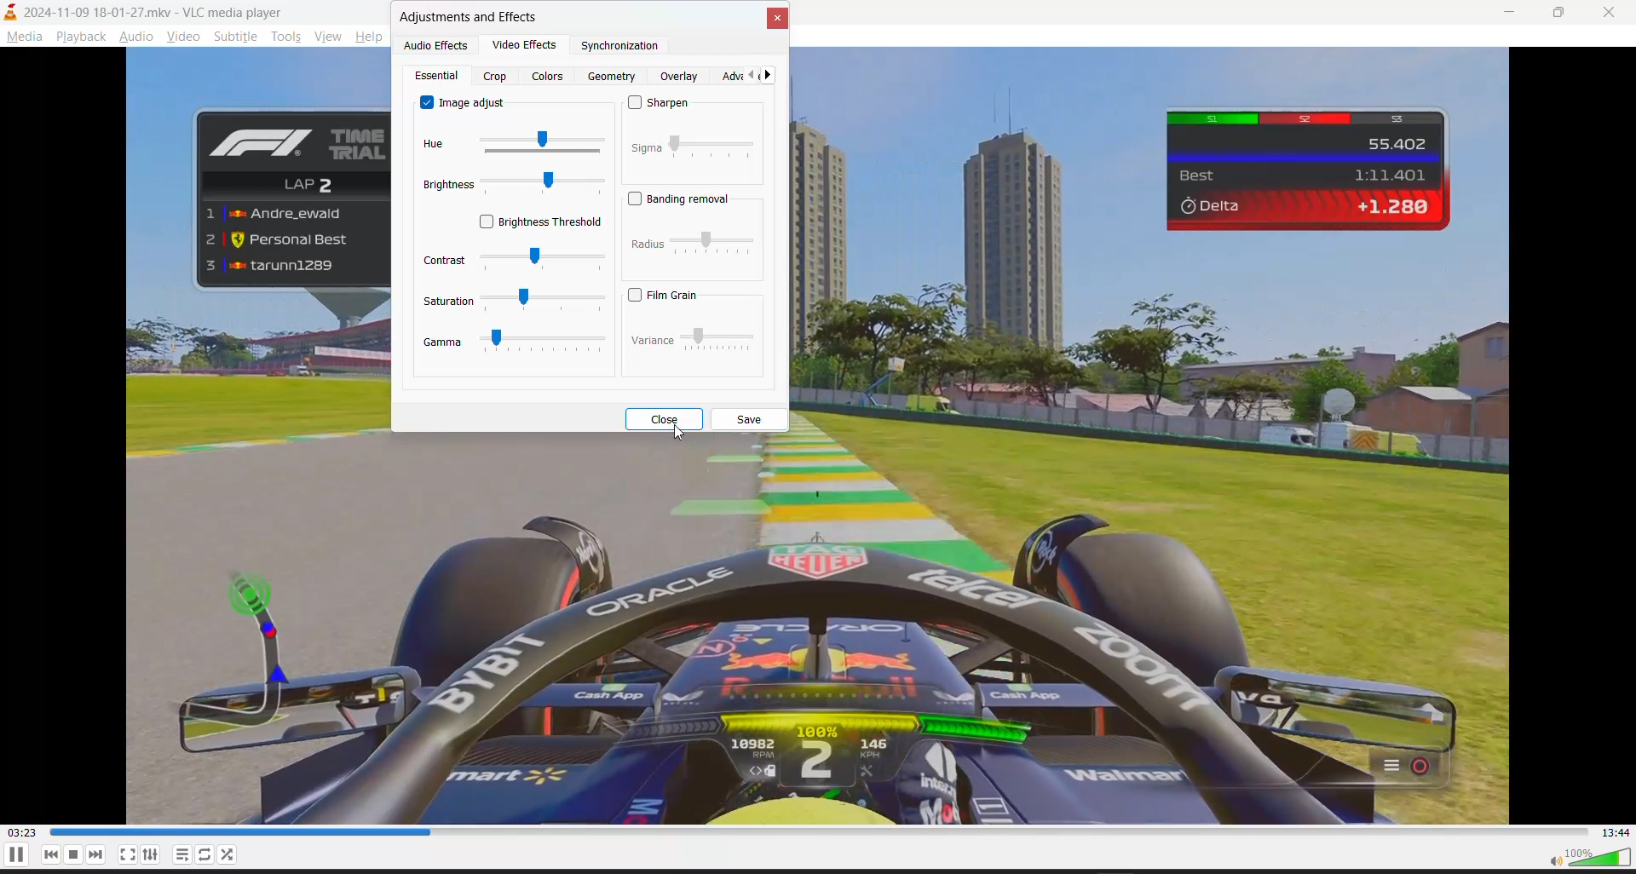 The width and height of the screenshot is (1636, 874). What do you see at coordinates (79, 36) in the screenshot?
I see `playback` at bounding box center [79, 36].